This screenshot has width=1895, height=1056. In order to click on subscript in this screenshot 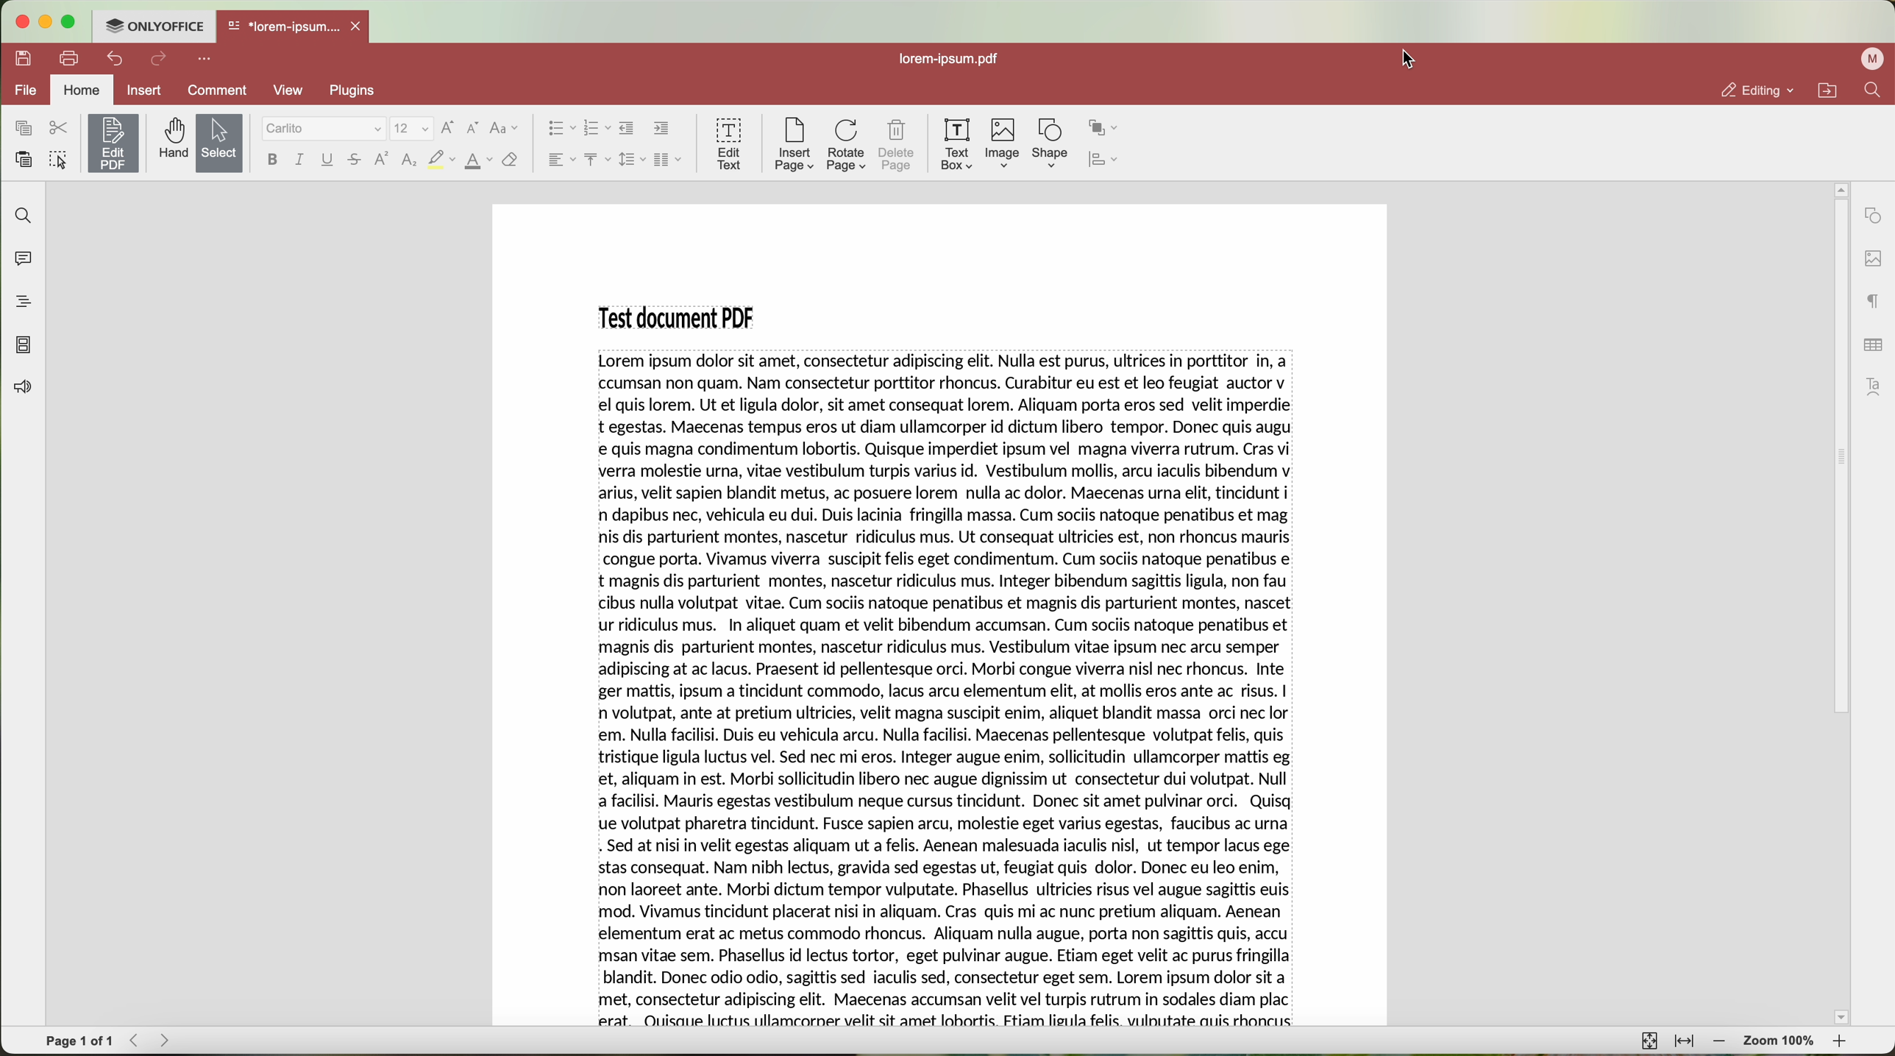, I will do `click(409, 161)`.